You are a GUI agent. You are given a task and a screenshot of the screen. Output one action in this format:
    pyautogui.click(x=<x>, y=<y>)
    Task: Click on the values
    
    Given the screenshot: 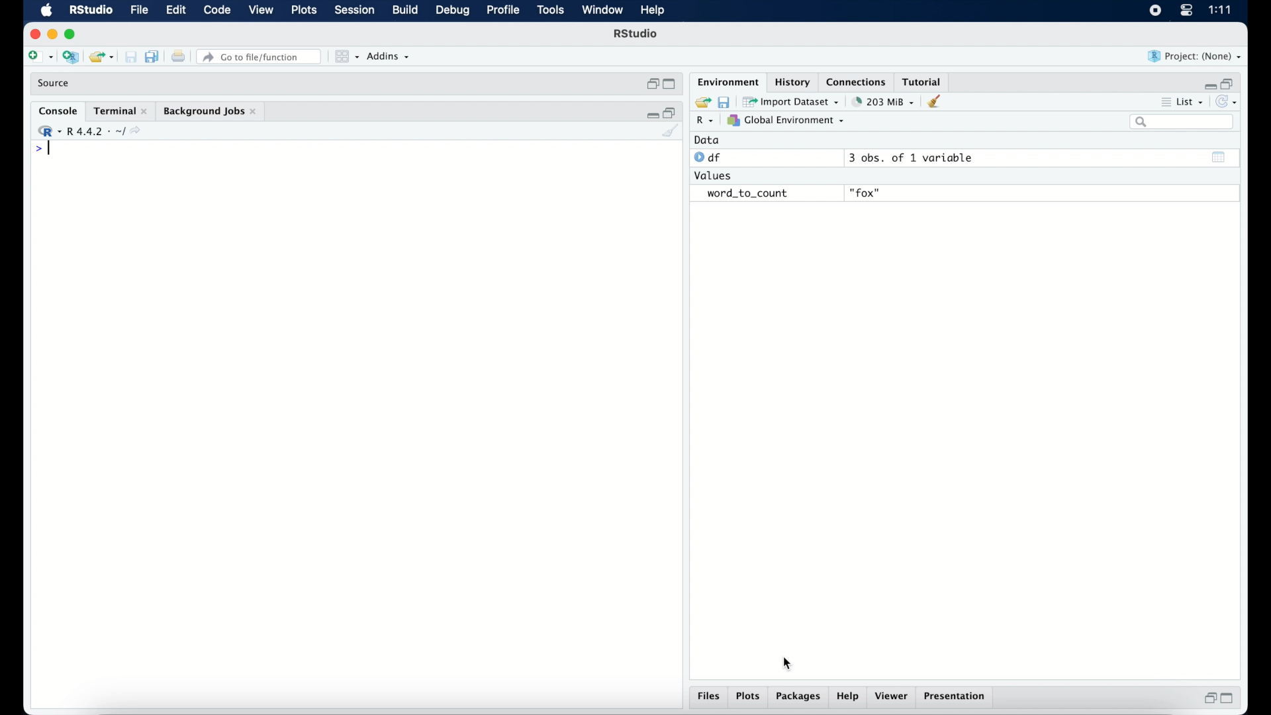 What is the action you would take?
    pyautogui.click(x=714, y=174)
    